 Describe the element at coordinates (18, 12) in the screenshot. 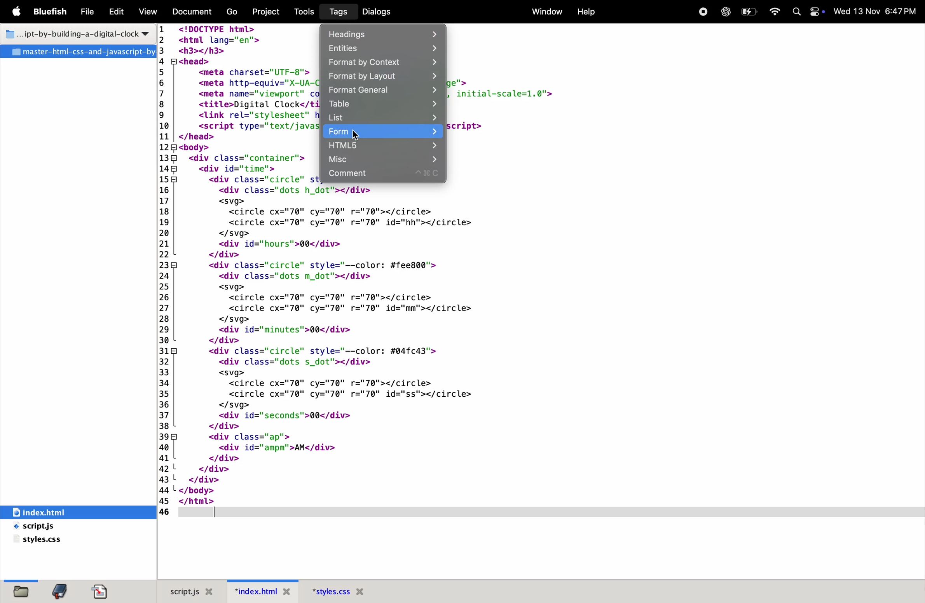

I see `Apple menu` at that location.